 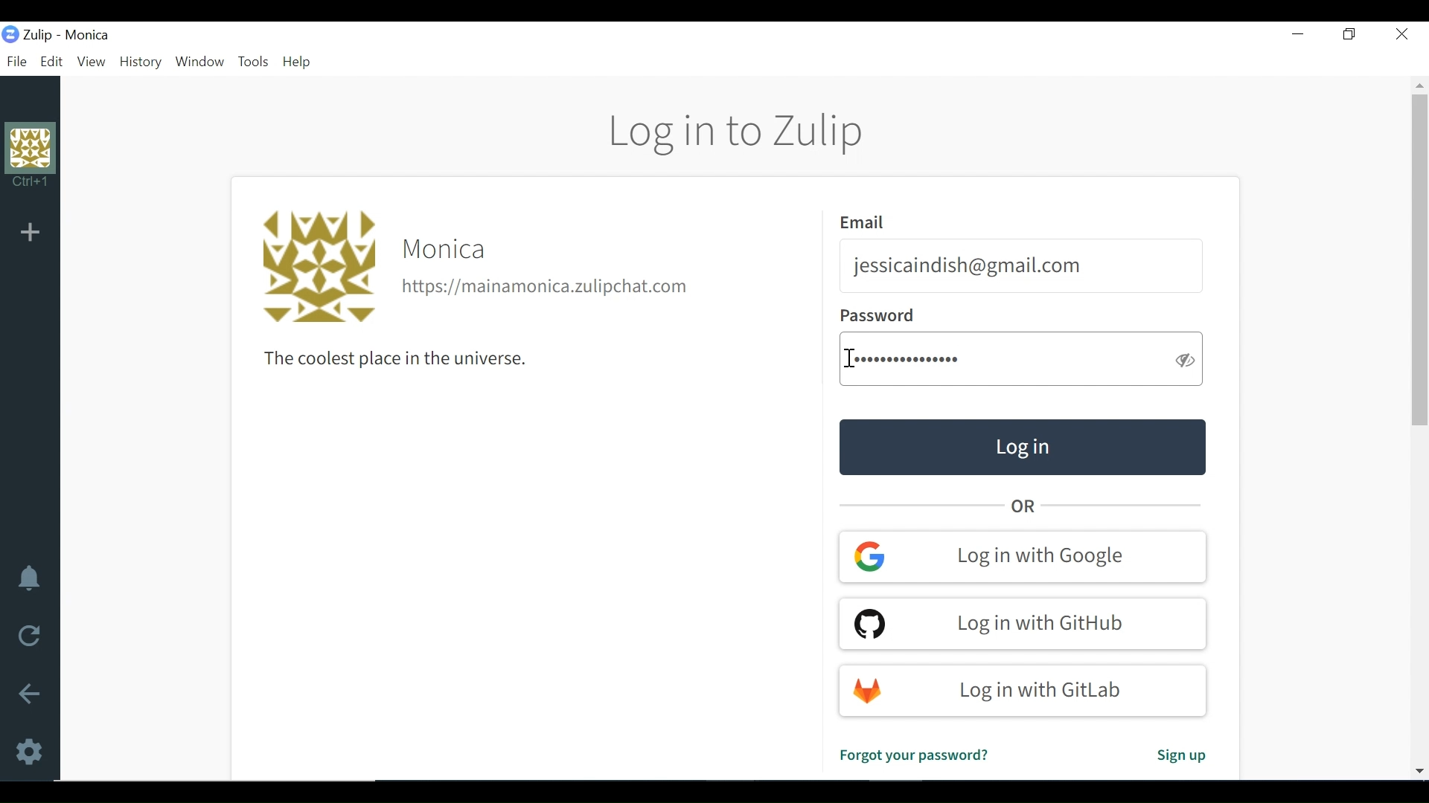 I want to click on Password , so click(x=908, y=360).